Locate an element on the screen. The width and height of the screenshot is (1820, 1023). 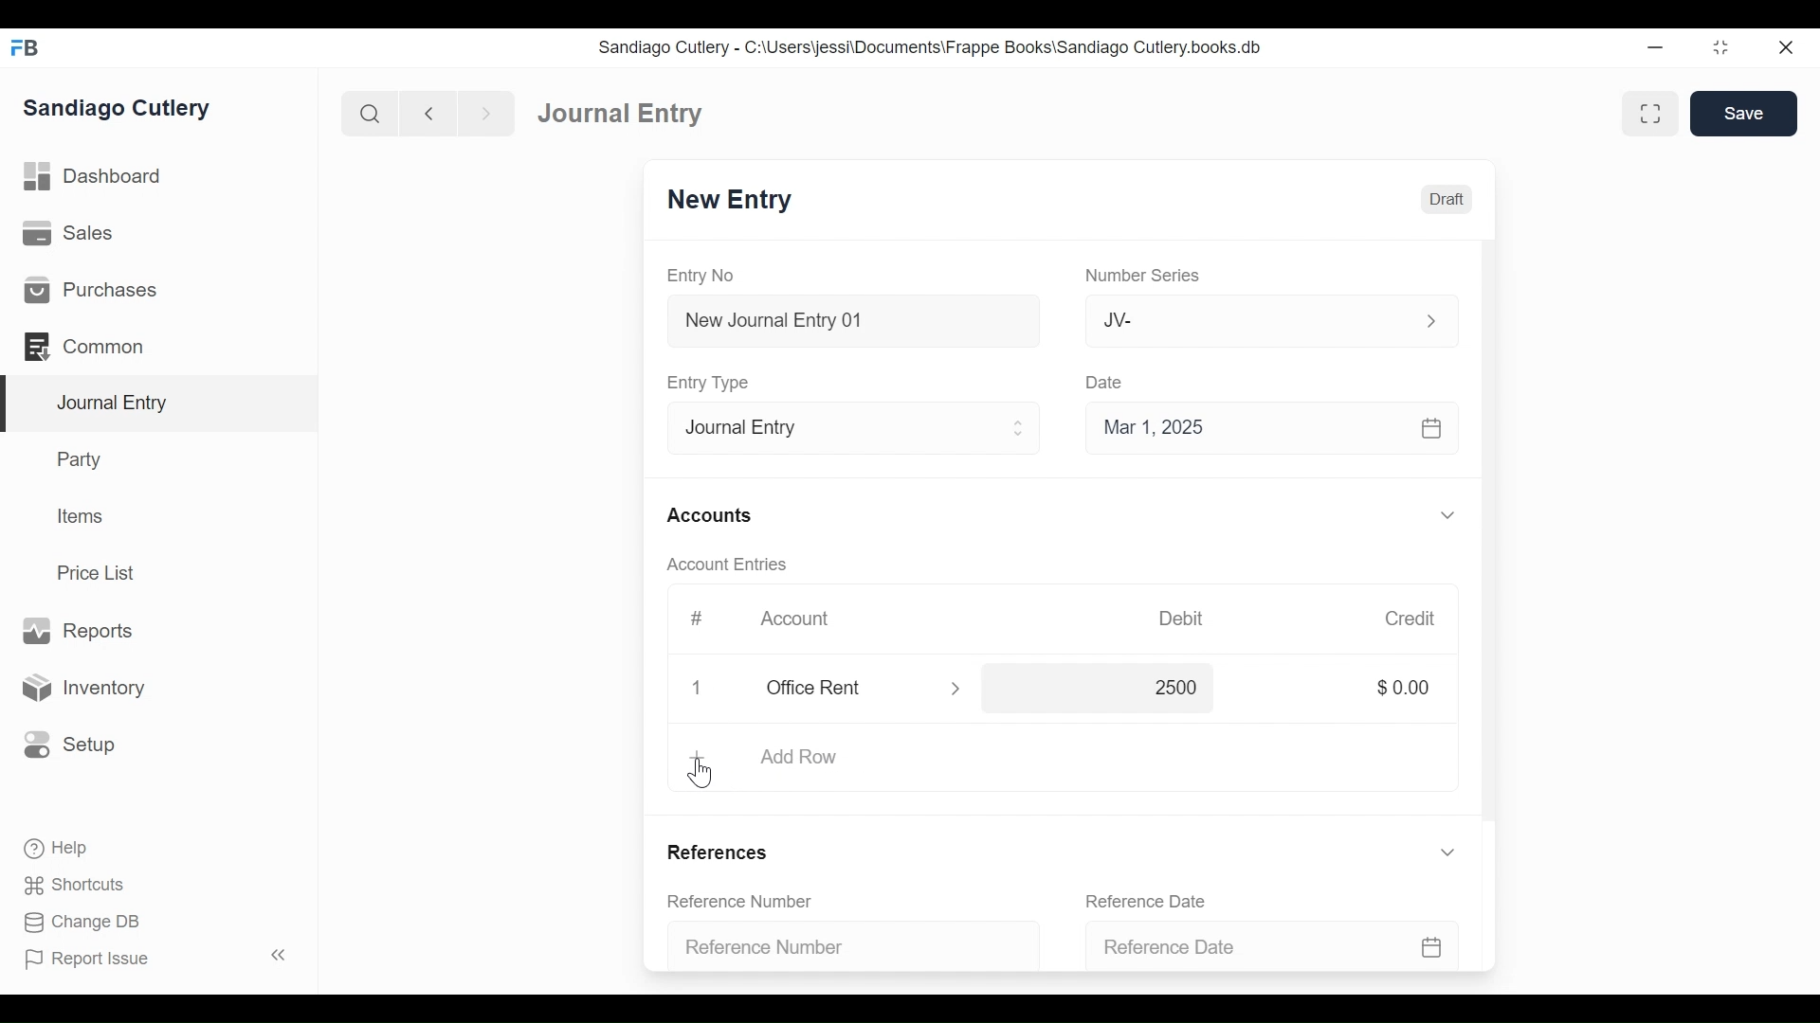
Number Series is located at coordinates (1139, 276).